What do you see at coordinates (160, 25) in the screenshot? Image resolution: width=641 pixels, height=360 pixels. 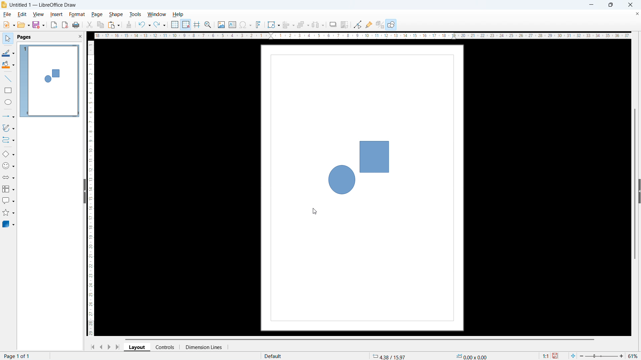 I see `redo` at bounding box center [160, 25].